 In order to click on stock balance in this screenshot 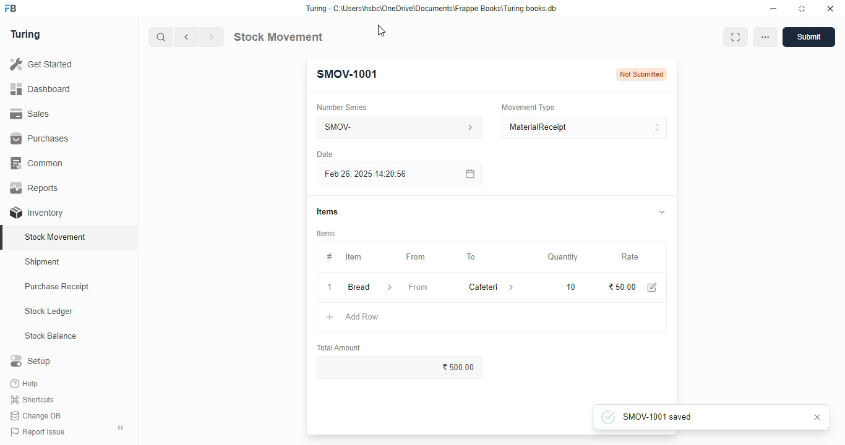, I will do `click(51, 336)`.